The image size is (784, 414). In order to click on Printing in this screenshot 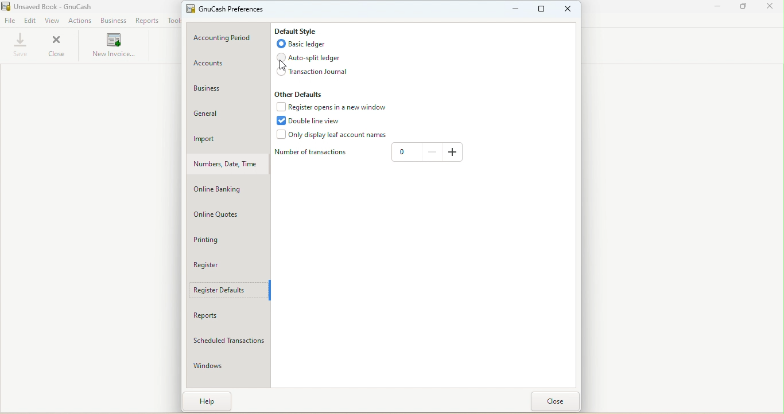, I will do `click(228, 240)`.